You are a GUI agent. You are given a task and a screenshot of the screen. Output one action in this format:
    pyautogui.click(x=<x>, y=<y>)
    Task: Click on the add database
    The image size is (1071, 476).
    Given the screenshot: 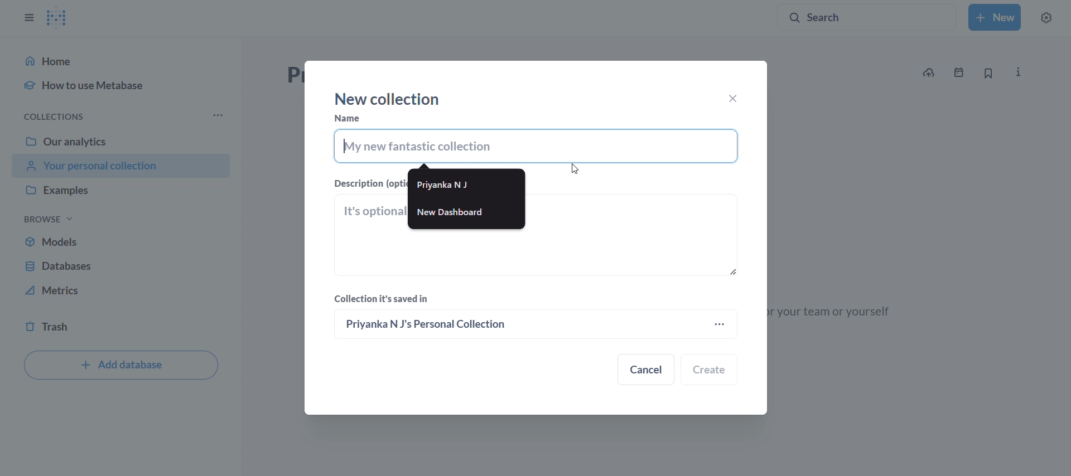 What is the action you would take?
    pyautogui.click(x=120, y=365)
    